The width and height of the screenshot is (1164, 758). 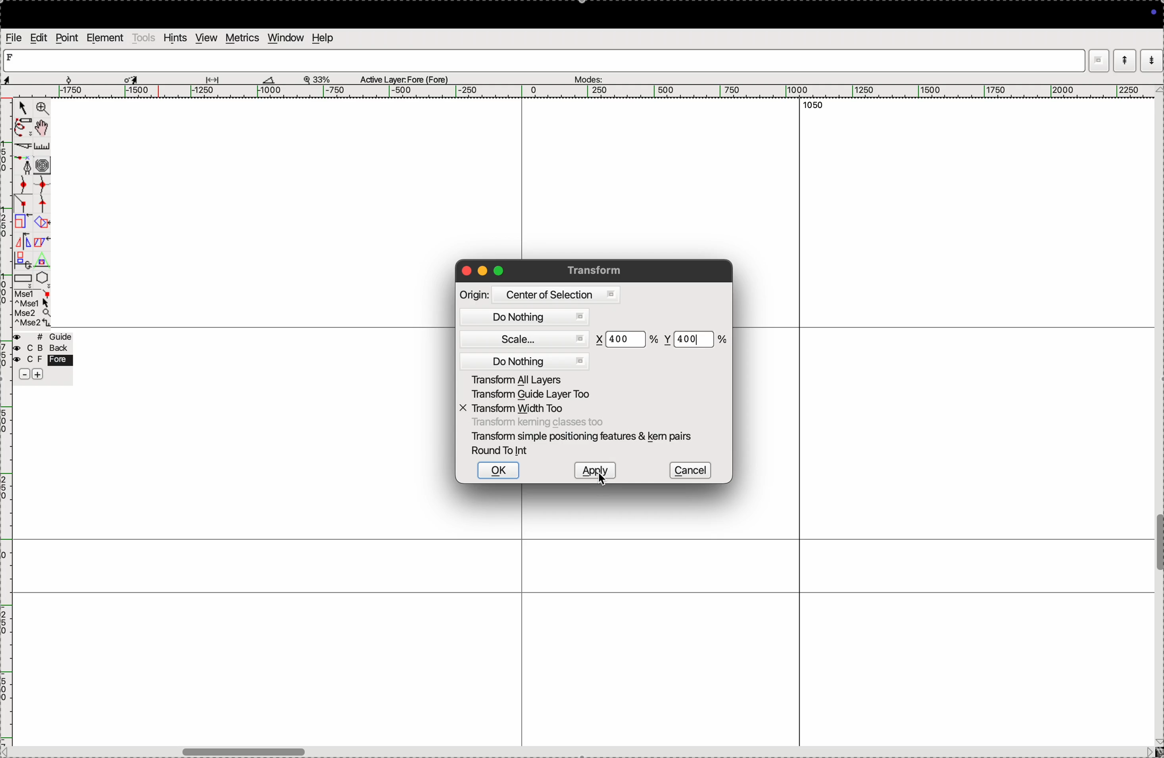 I want to click on mirror, so click(x=31, y=243).